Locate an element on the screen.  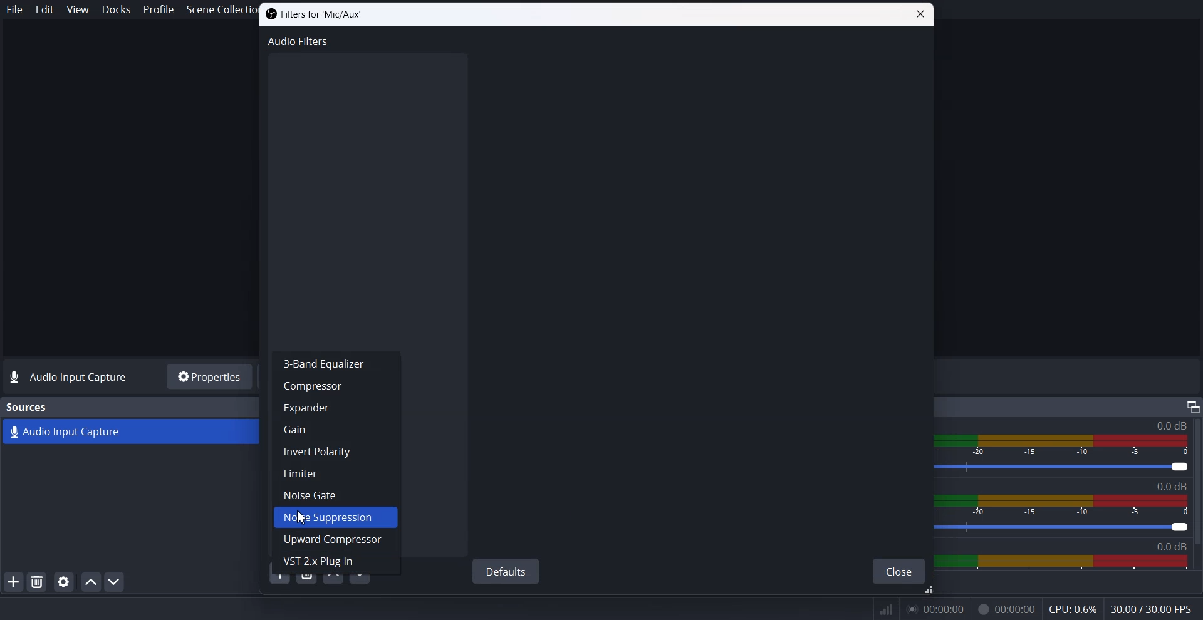
Sound Panel is located at coordinates (1063, 562).